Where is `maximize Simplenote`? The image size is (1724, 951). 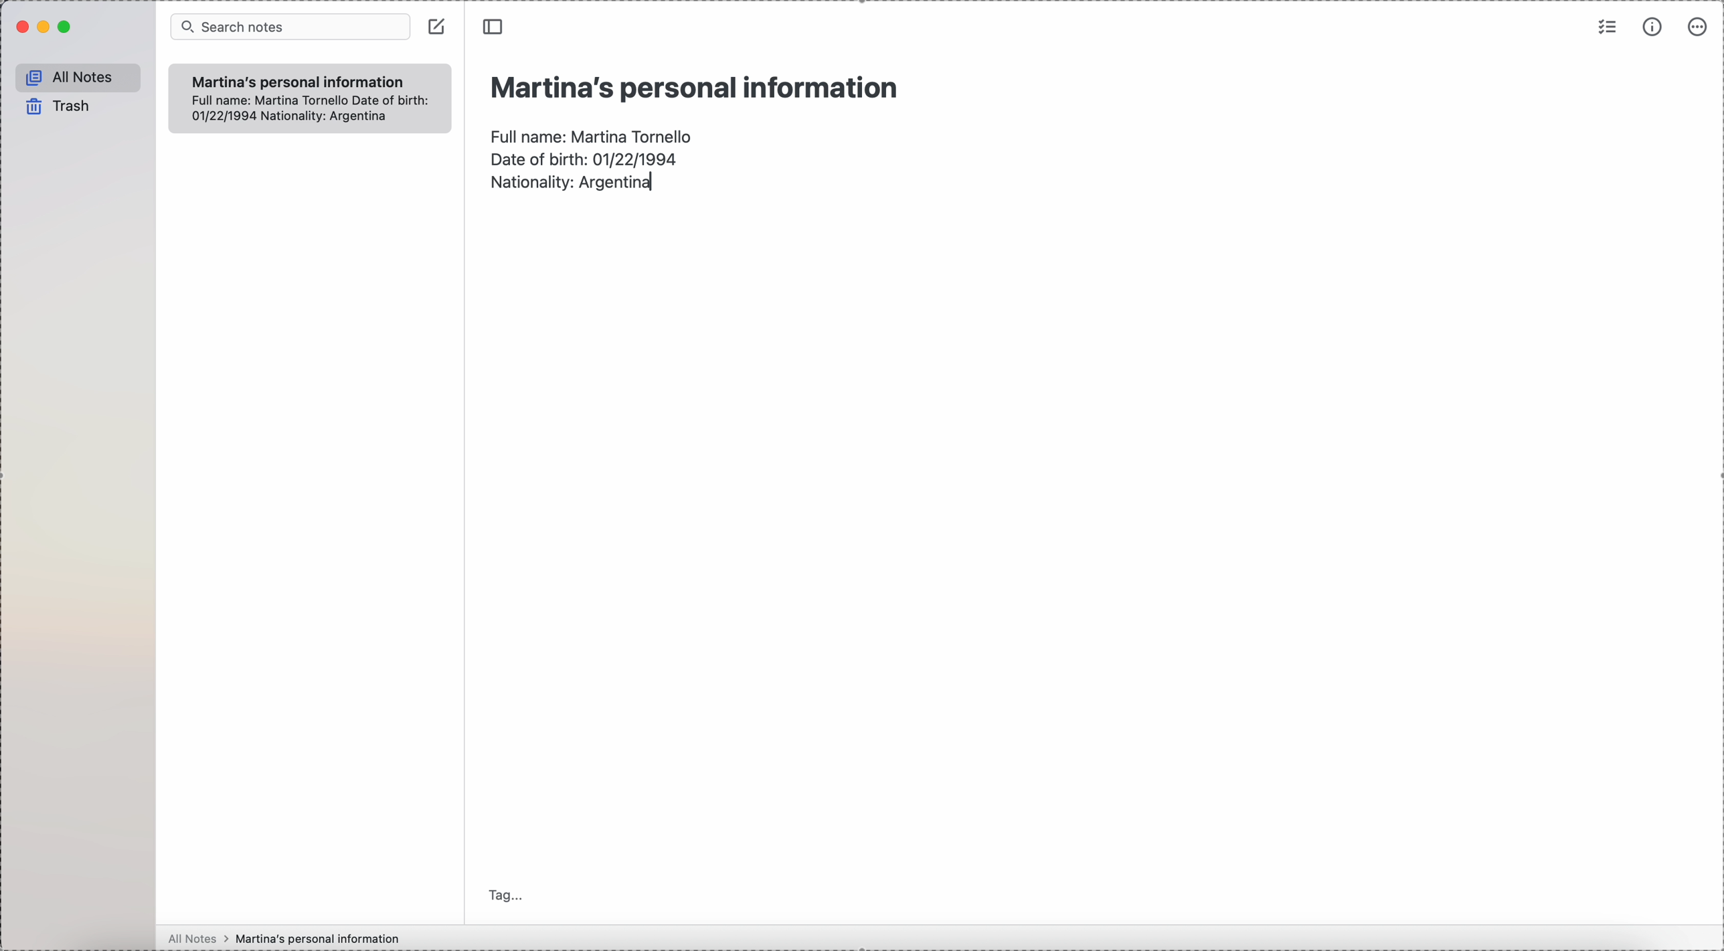 maximize Simplenote is located at coordinates (66, 27).